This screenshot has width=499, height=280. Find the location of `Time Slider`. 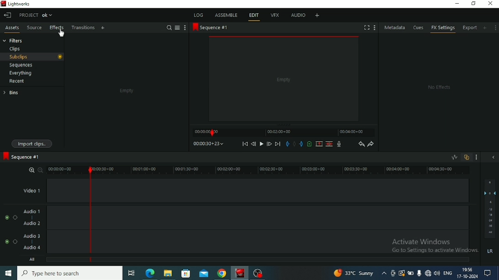

Time Slider is located at coordinates (283, 132).